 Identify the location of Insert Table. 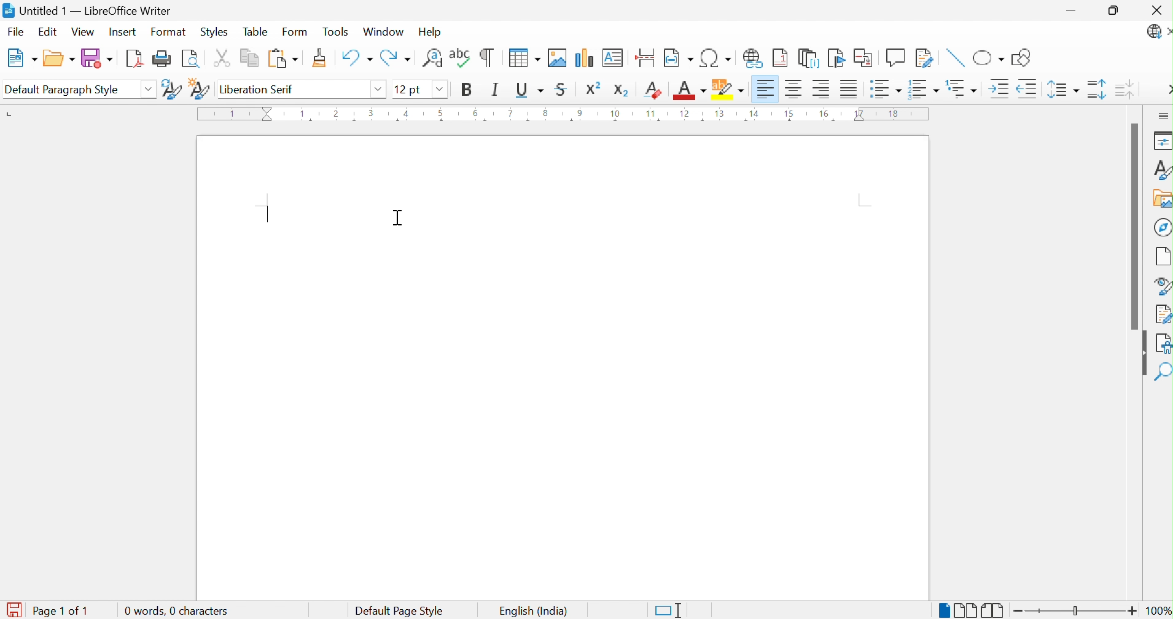
(523, 58).